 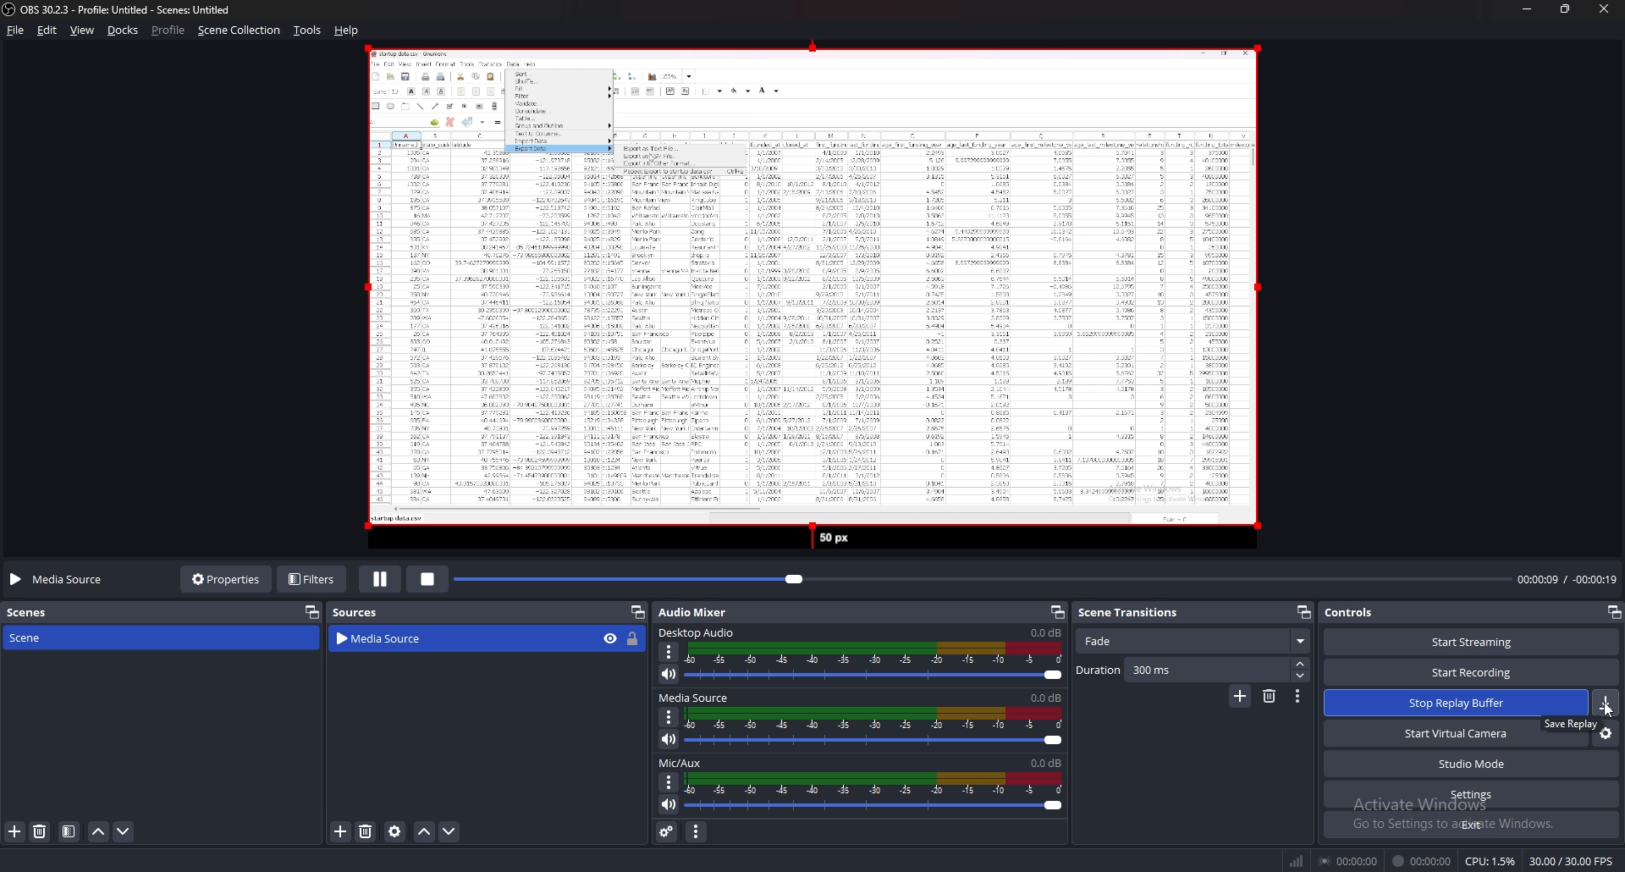 What do you see at coordinates (1526, 8) in the screenshot?
I see `minimize` at bounding box center [1526, 8].